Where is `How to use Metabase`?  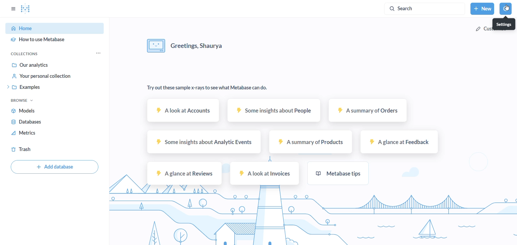
How to use Metabase is located at coordinates (50, 41).